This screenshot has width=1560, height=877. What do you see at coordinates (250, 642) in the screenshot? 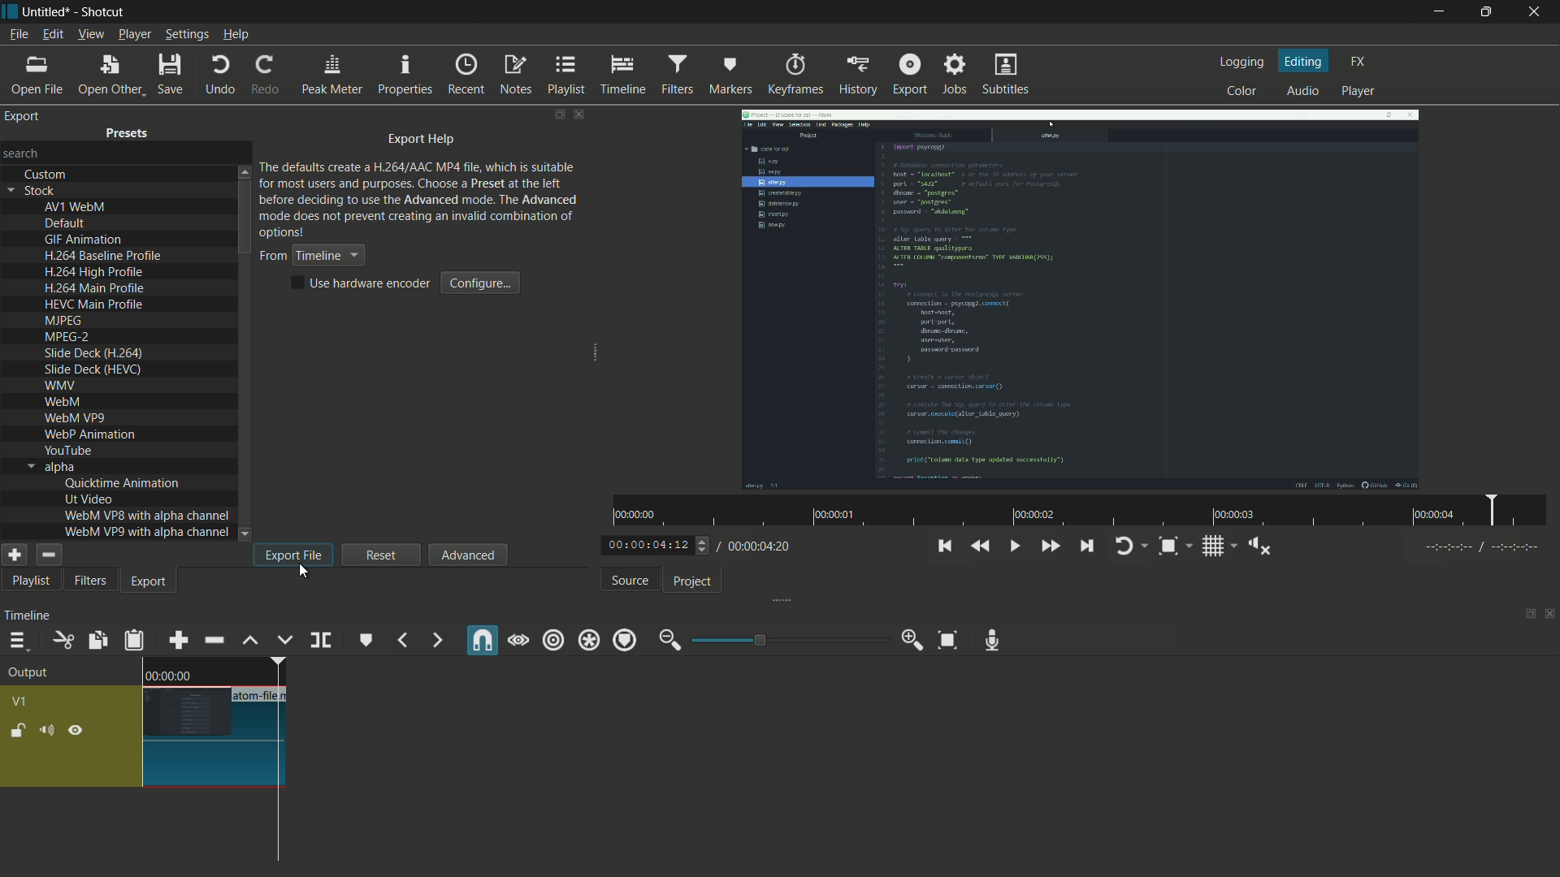
I see `lift` at bounding box center [250, 642].